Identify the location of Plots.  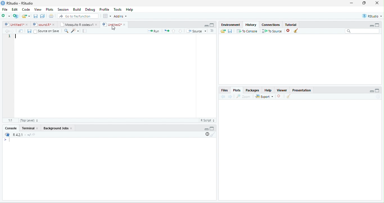
(49, 10).